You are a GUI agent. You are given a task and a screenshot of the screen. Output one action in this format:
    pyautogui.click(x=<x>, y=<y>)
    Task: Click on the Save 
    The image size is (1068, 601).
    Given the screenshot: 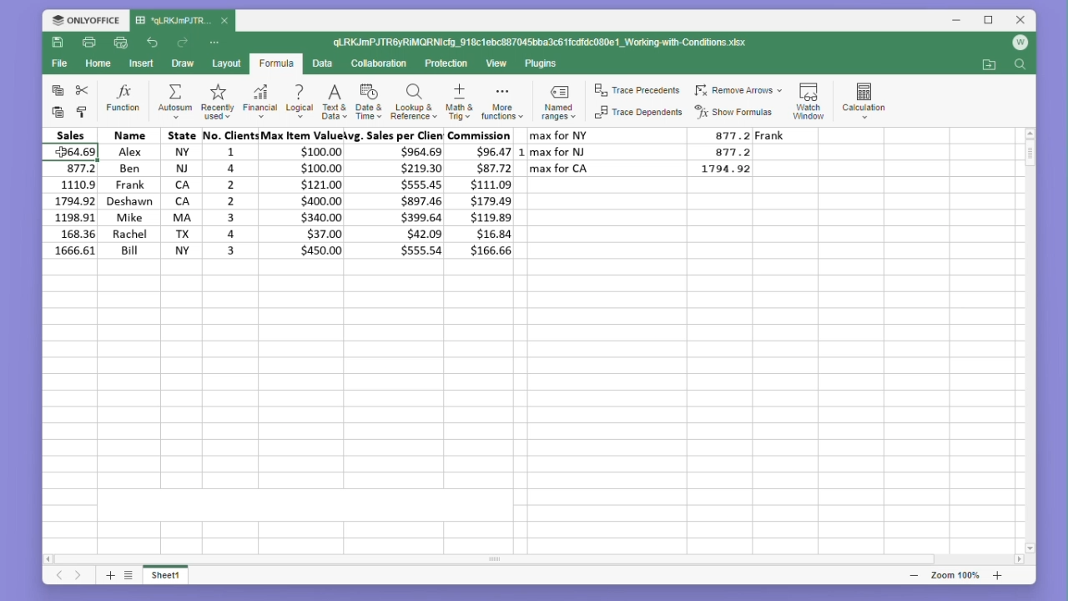 What is the action you would take?
    pyautogui.click(x=57, y=42)
    